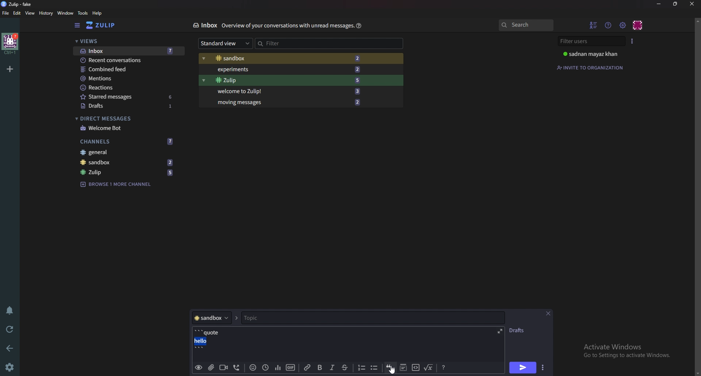 Image resolution: width=701 pixels, height=376 pixels. What do you see at coordinates (256, 59) in the screenshot?
I see `# Sandbox` at bounding box center [256, 59].